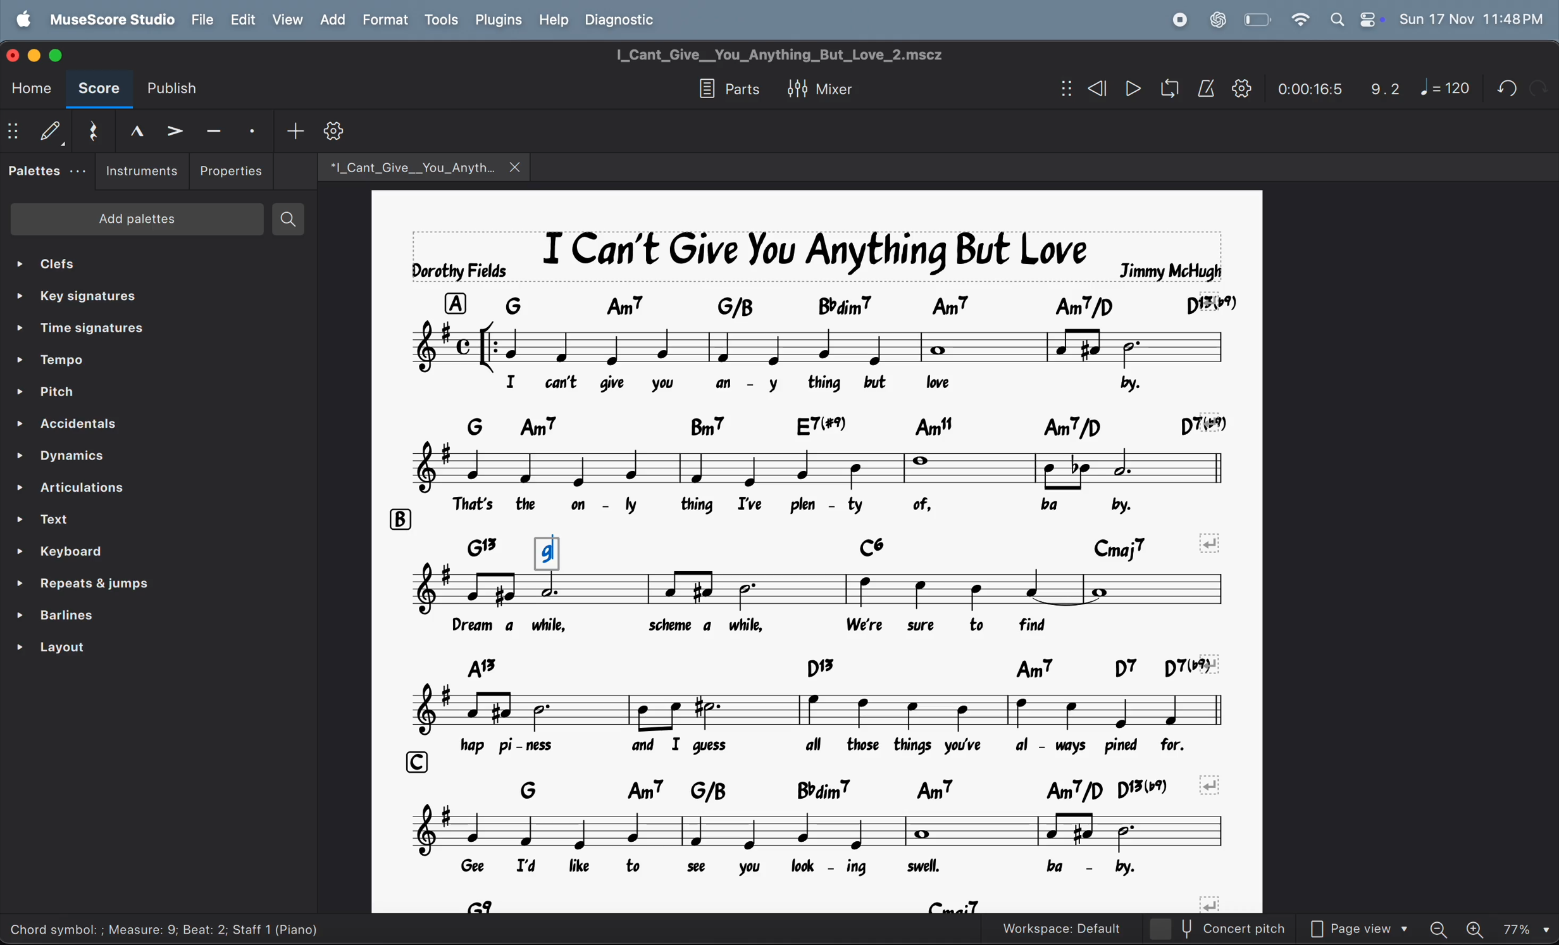 This screenshot has width=1559, height=945. I want to click on date and time, so click(1472, 18).